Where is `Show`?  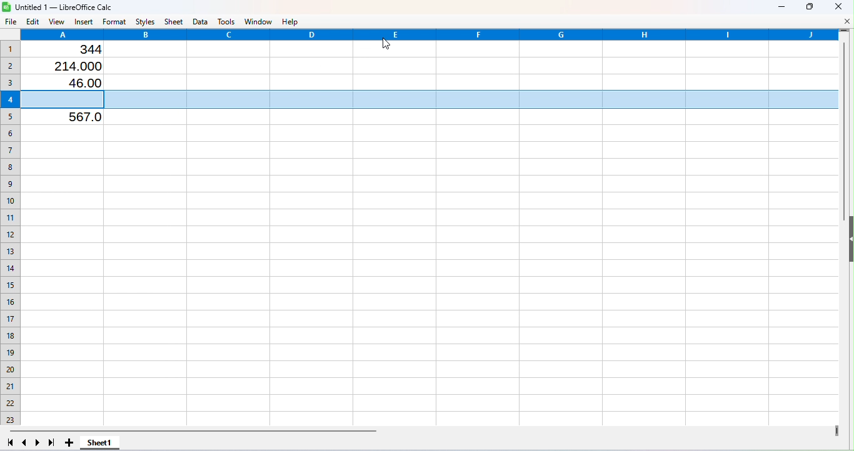
Show is located at coordinates (849, 242).